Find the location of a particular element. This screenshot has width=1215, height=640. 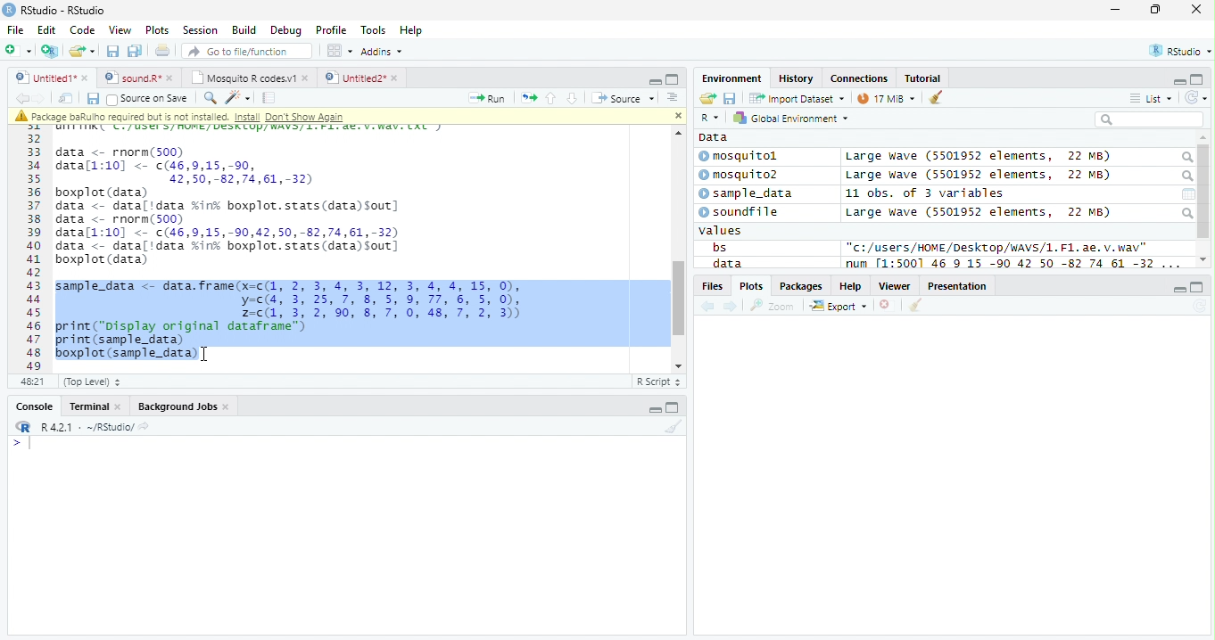

Console is located at coordinates (31, 406).